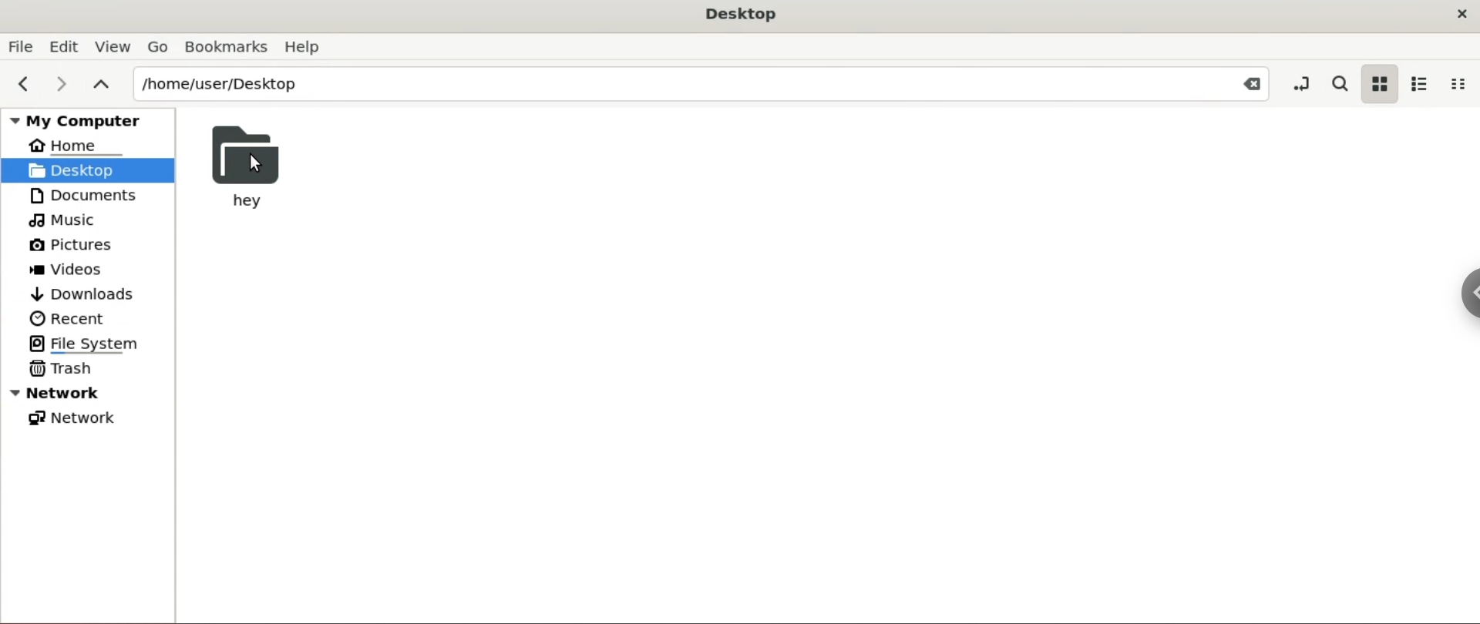  What do you see at coordinates (69, 368) in the screenshot?
I see `Trash` at bounding box center [69, 368].